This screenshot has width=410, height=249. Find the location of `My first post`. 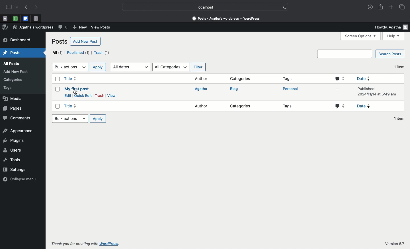

My first post is located at coordinates (77, 89).